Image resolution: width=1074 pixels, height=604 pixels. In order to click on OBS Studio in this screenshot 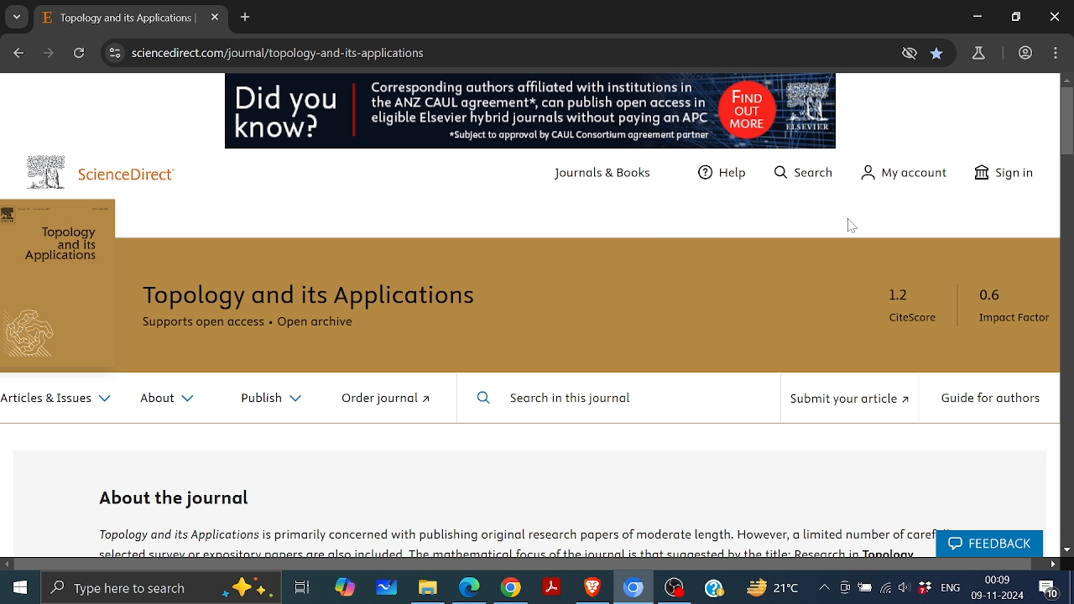, I will do `click(676, 589)`.